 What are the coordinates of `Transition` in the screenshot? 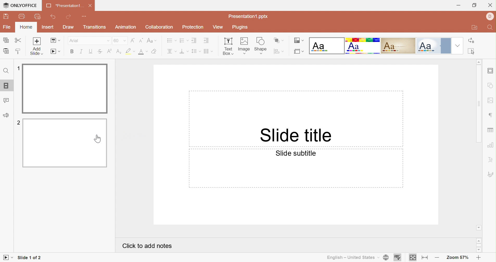 It's located at (95, 28).